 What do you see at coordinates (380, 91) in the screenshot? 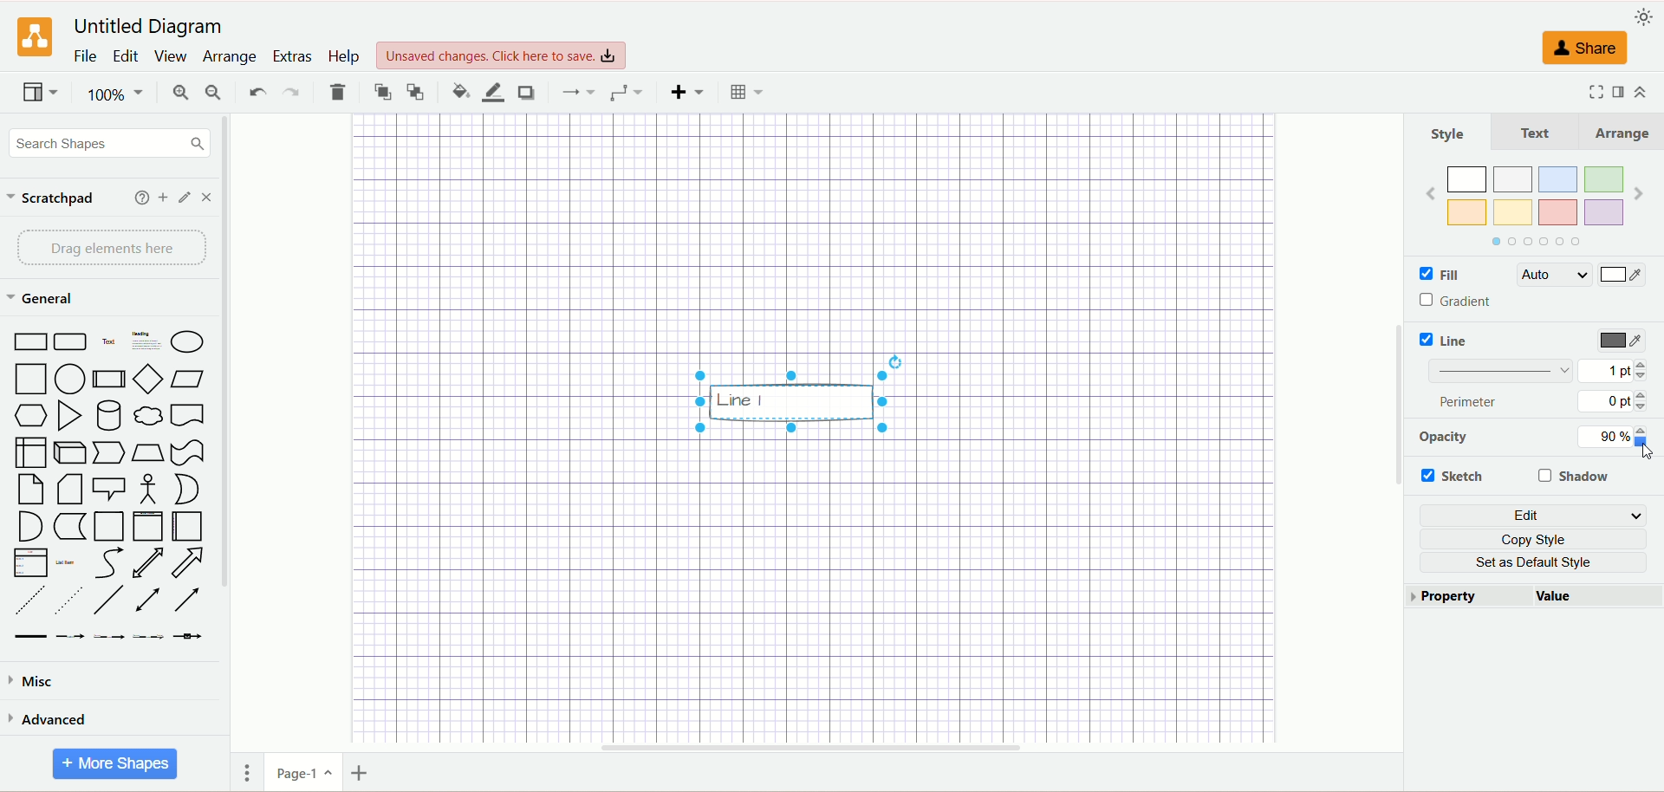
I see `to front` at bounding box center [380, 91].